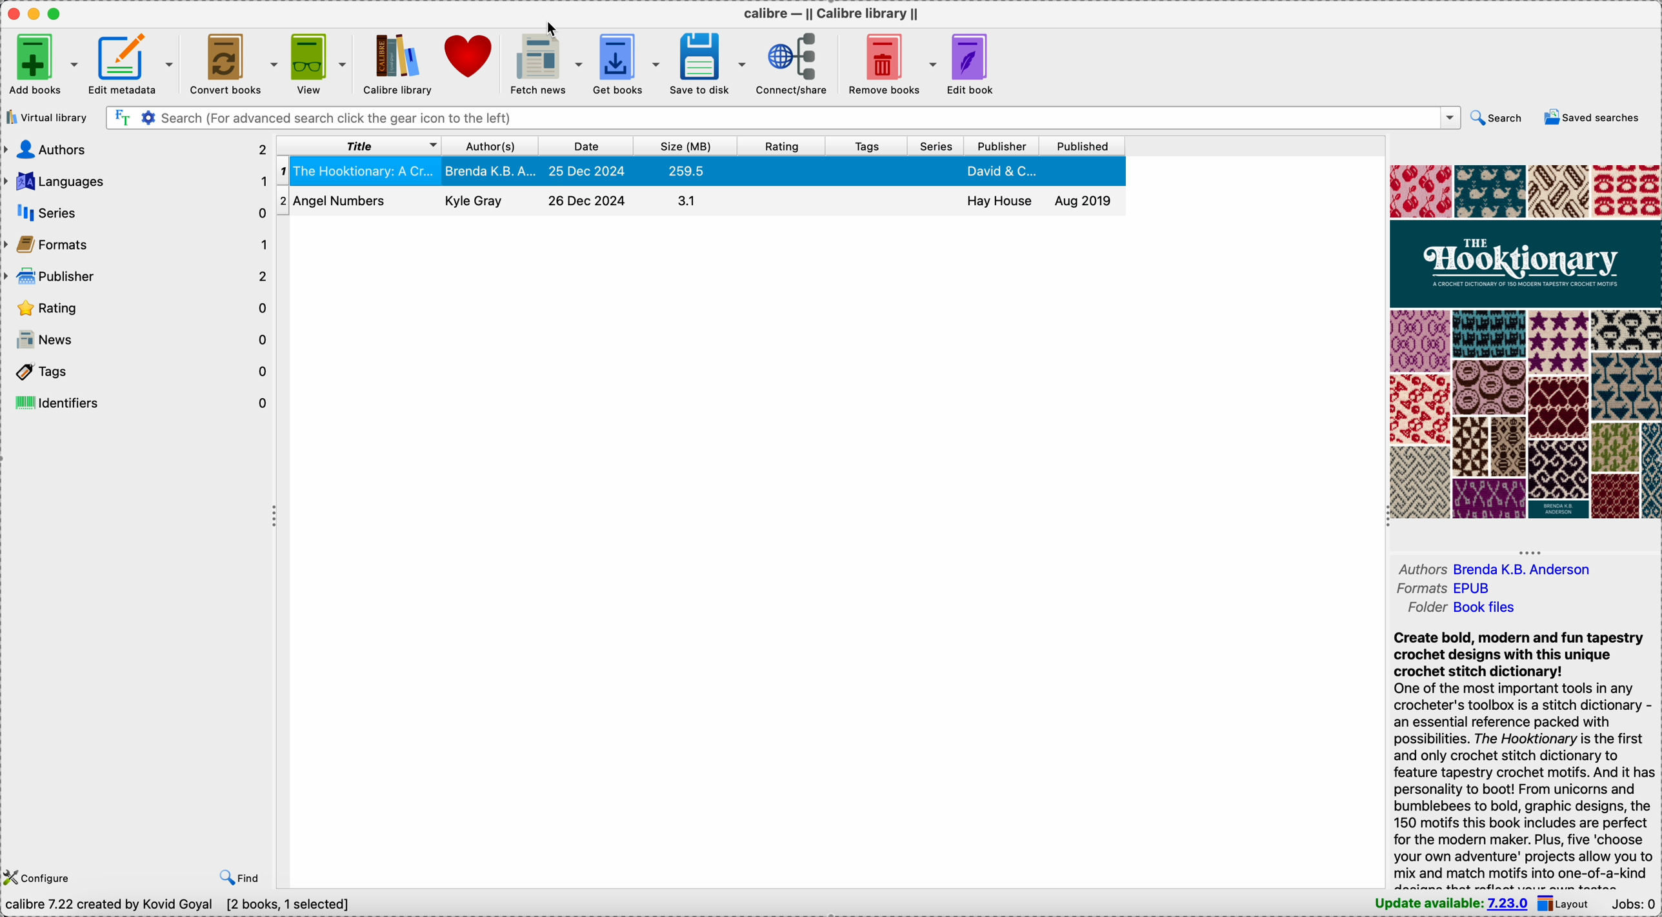  What do you see at coordinates (701, 204) in the screenshot?
I see `Angel numbers book details` at bounding box center [701, 204].